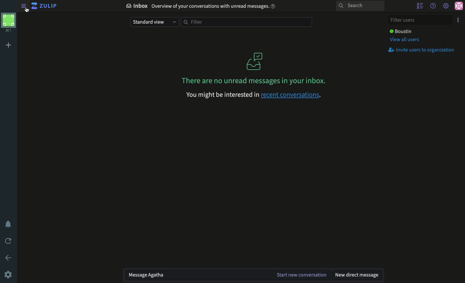 This screenshot has height=283, width=465. What do you see at coordinates (8, 22) in the screenshot?
I see `View profile` at bounding box center [8, 22].